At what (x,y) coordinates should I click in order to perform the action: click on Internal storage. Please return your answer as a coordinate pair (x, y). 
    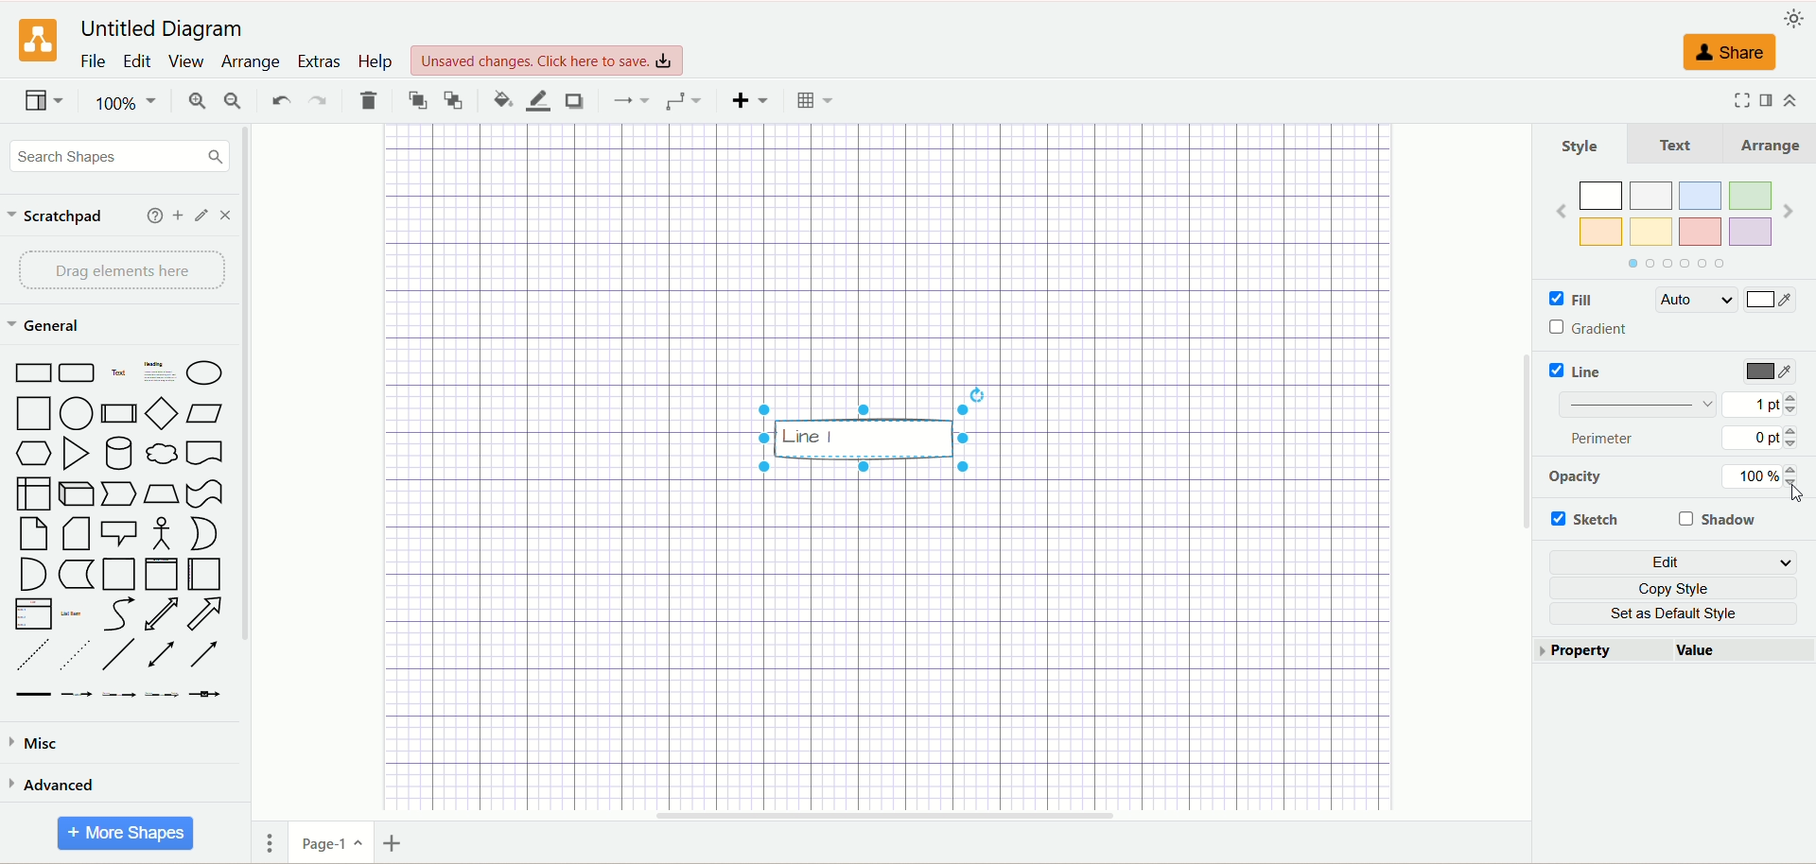
    Looking at the image, I should click on (32, 493).